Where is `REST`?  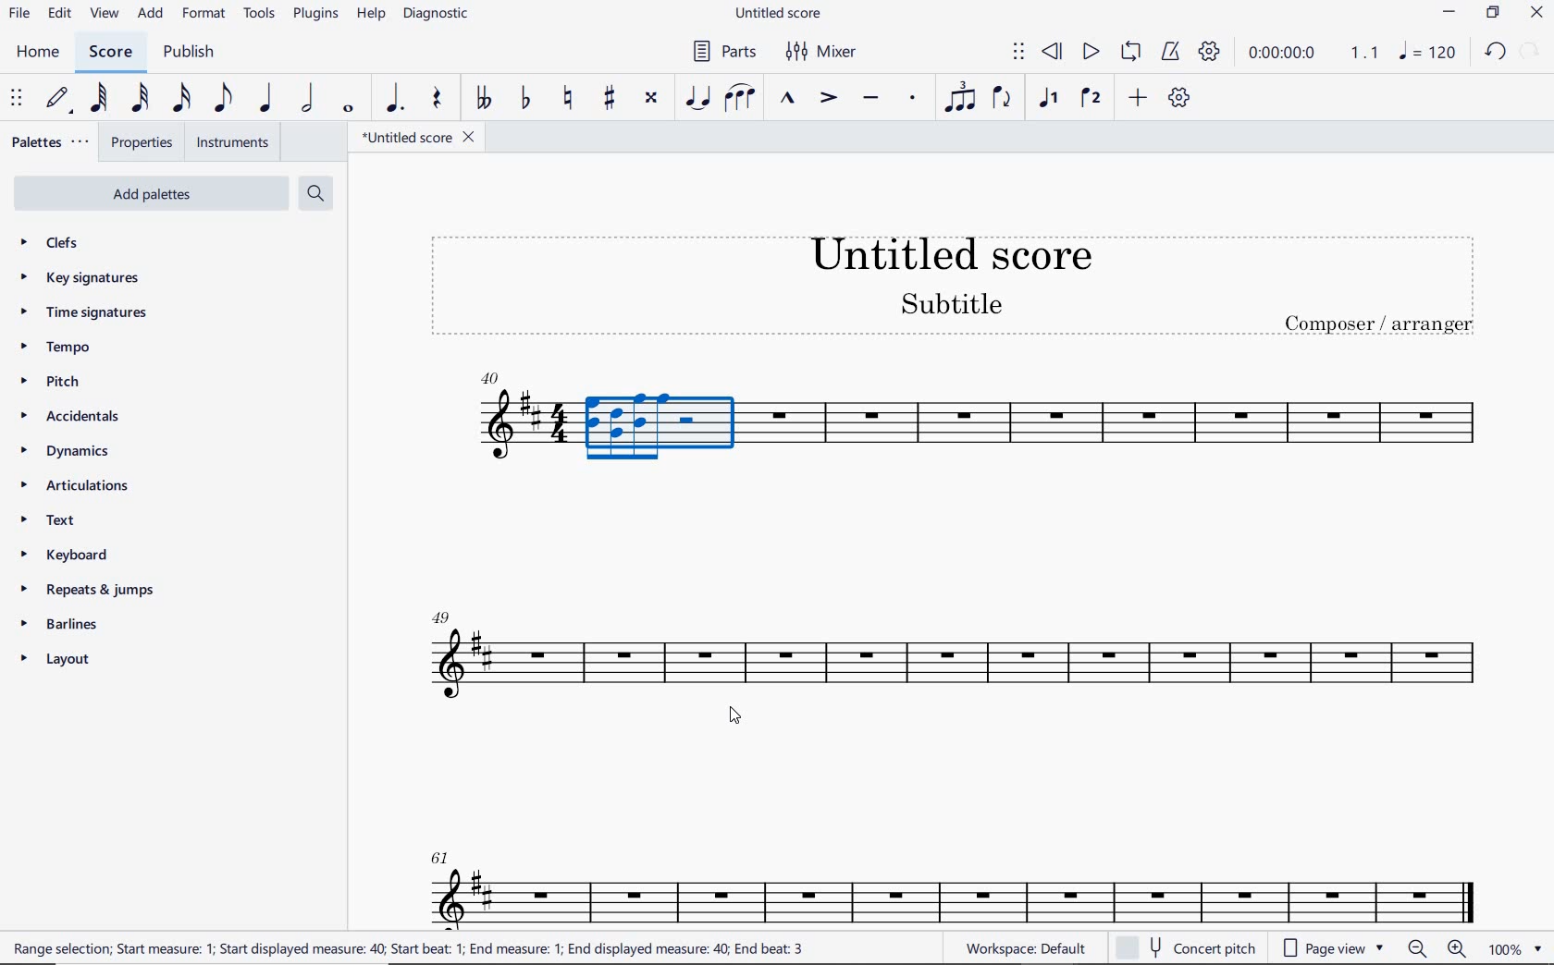
REST is located at coordinates (438, 101).